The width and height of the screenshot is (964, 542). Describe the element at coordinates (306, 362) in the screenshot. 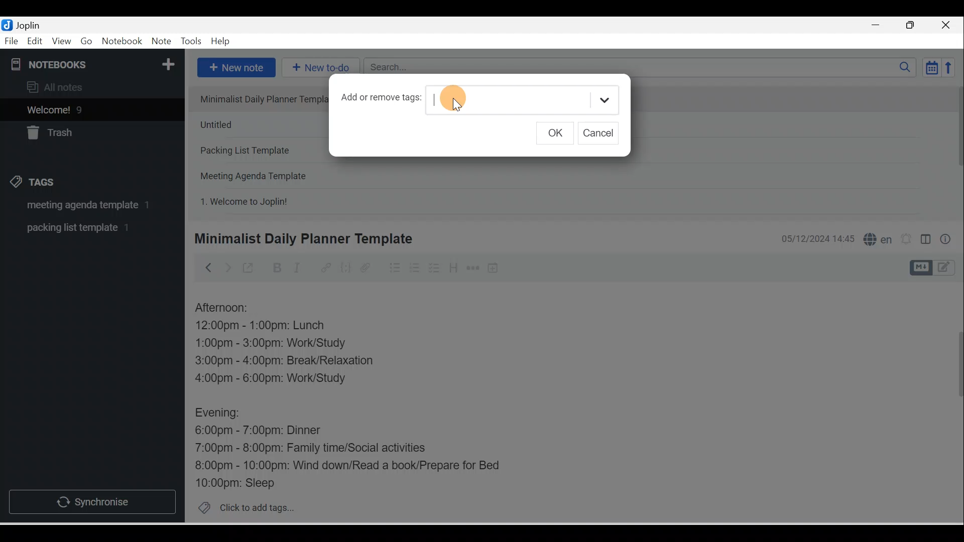

I see `3:00pm - 4:00pm: Break/Relaxation` at that location.